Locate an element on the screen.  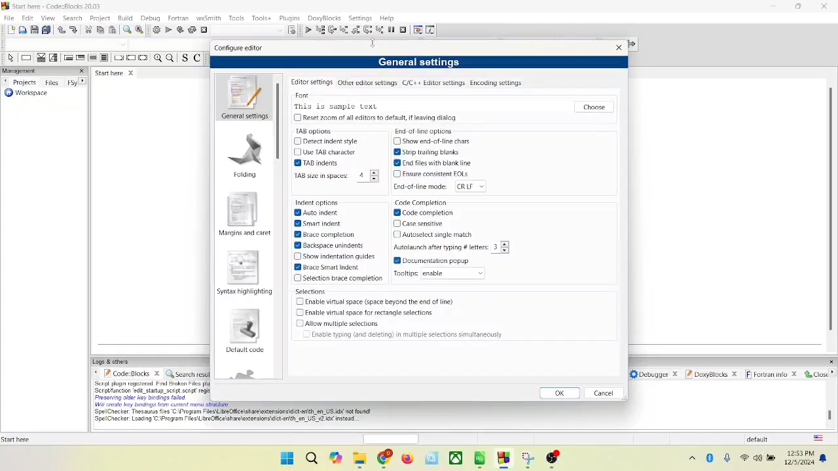
return instruction is located at coordinates (143, 58).